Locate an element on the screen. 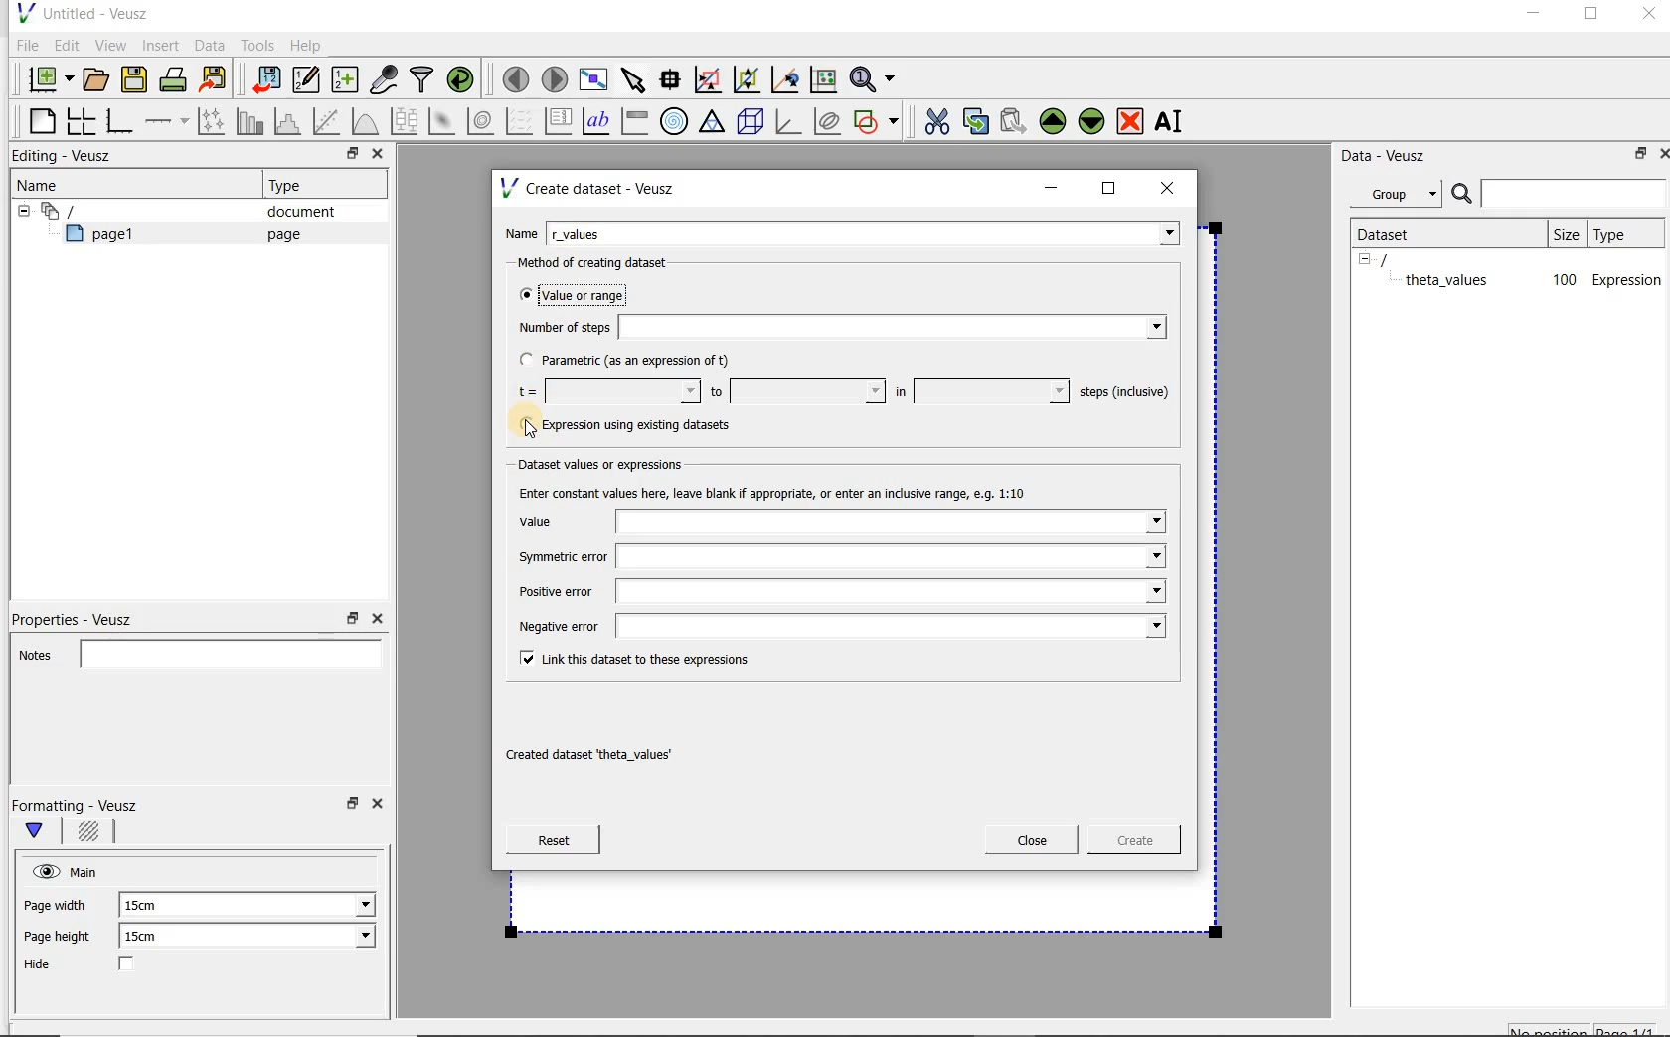  Background is located at coordinates (91, 834).